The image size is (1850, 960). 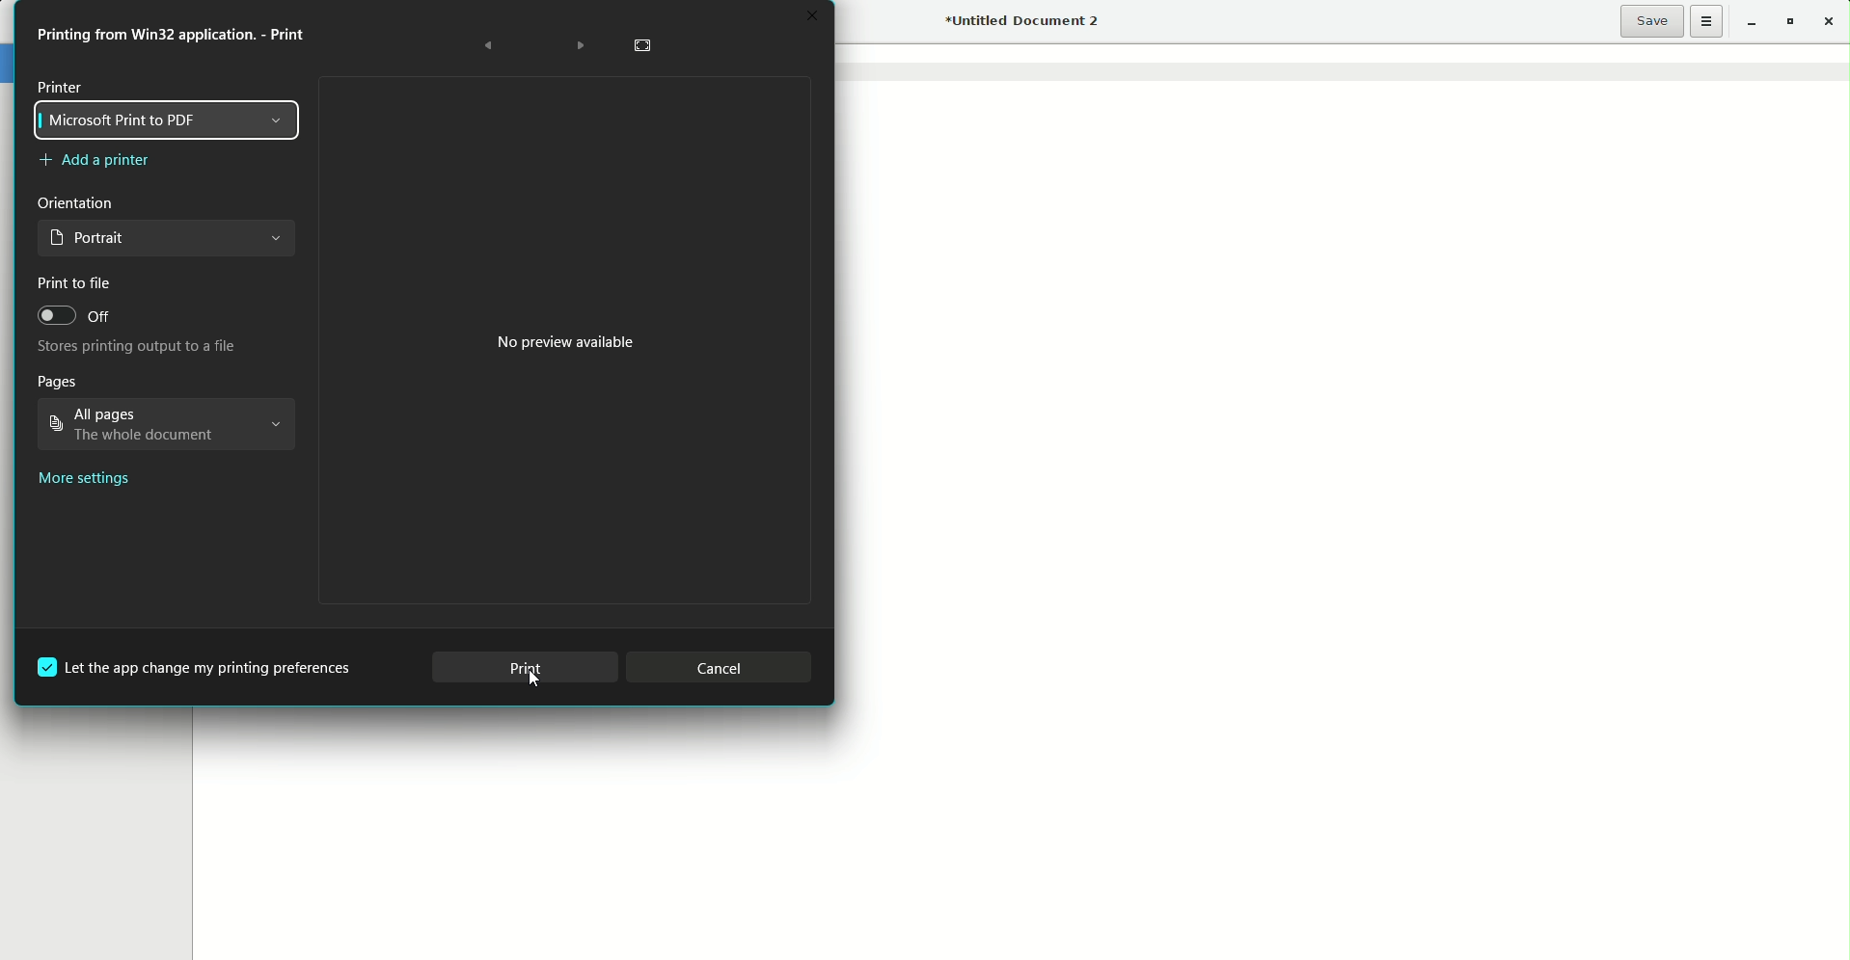 I want to click on Close, so click(x=808, y=15).